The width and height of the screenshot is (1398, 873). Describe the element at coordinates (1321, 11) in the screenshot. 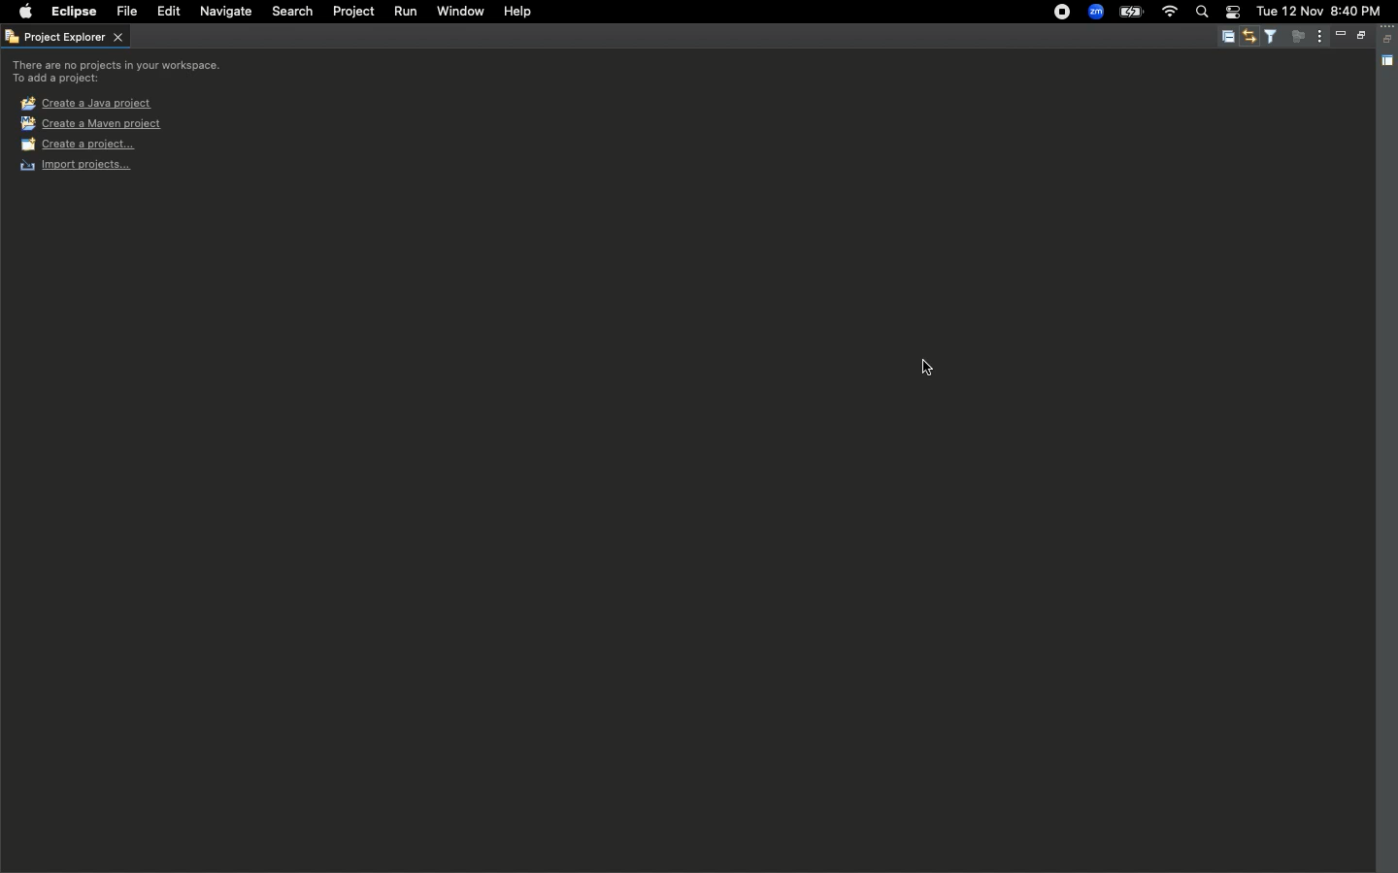

I see `tue 12 nov 8:40 pm ` at that location.